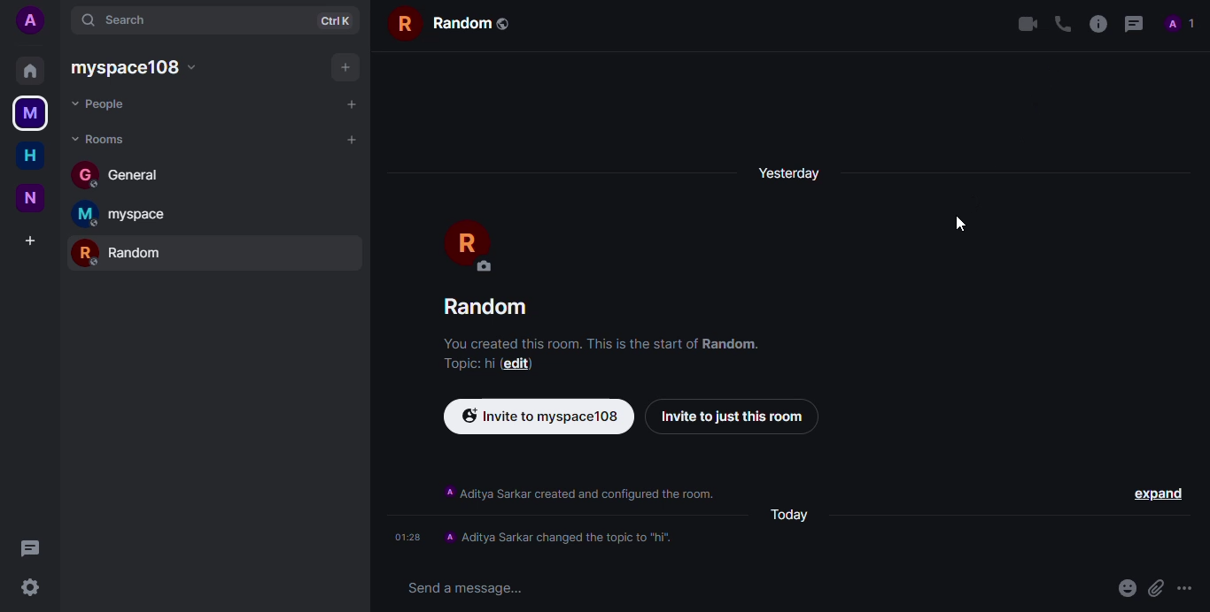  I want to click on video call, so click(1027, 23).